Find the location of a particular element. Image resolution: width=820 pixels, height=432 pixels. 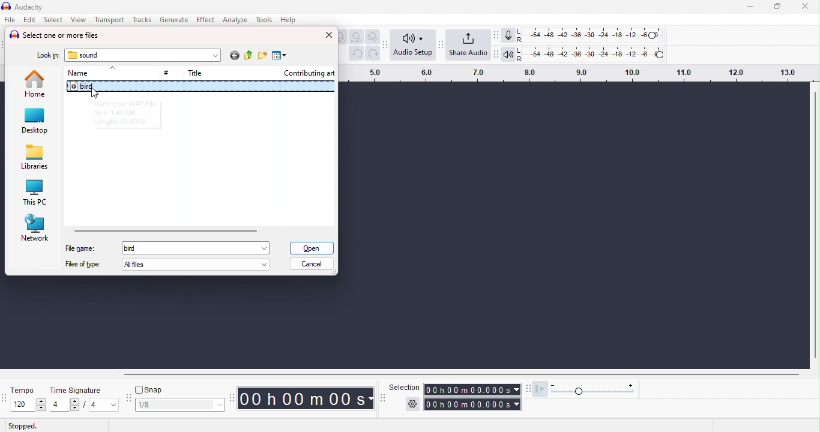

close is located at coordinates (805, 7).